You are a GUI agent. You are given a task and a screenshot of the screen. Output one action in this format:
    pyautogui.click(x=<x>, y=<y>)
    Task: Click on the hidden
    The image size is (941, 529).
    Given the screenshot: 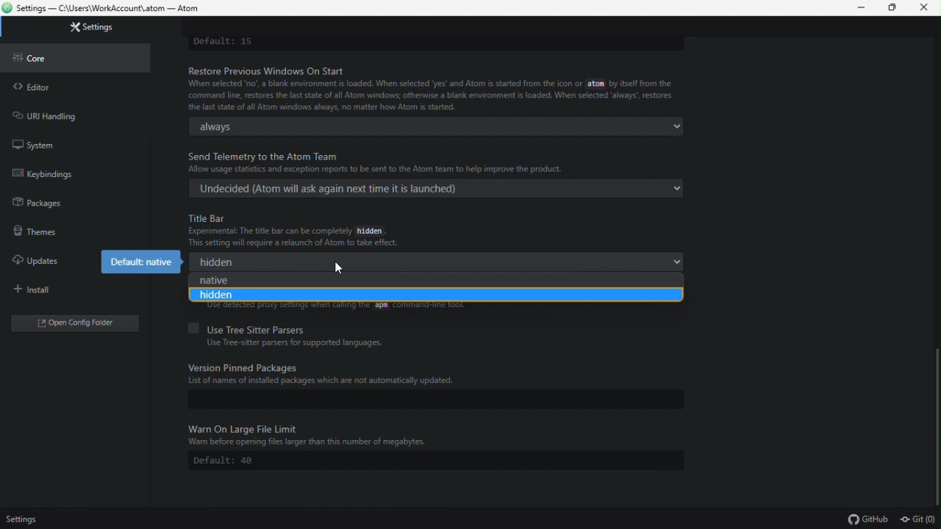 What is the action you would take?
    pyautogui.click(x=432, y=296)
    